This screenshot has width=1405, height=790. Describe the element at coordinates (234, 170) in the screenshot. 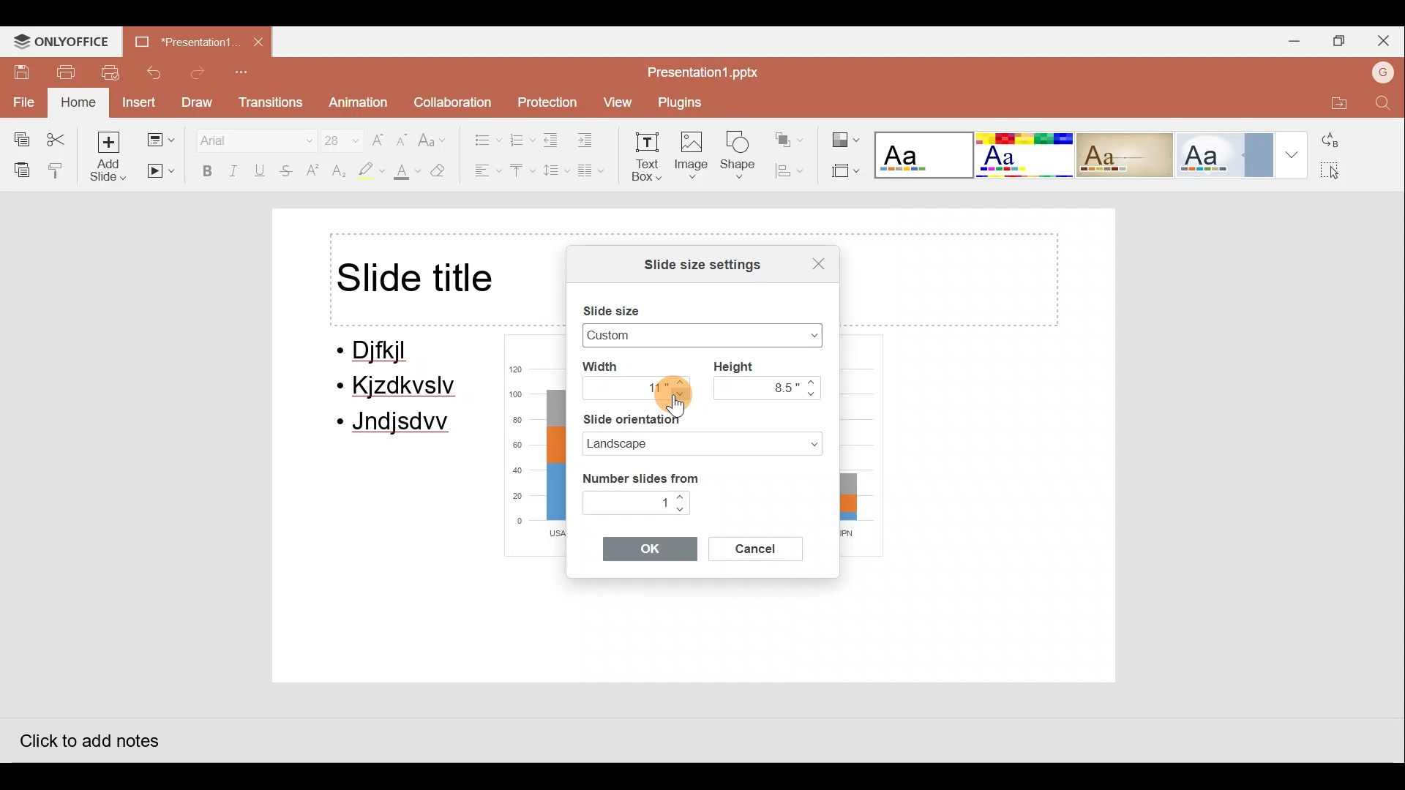

I see `Italic` at that location.